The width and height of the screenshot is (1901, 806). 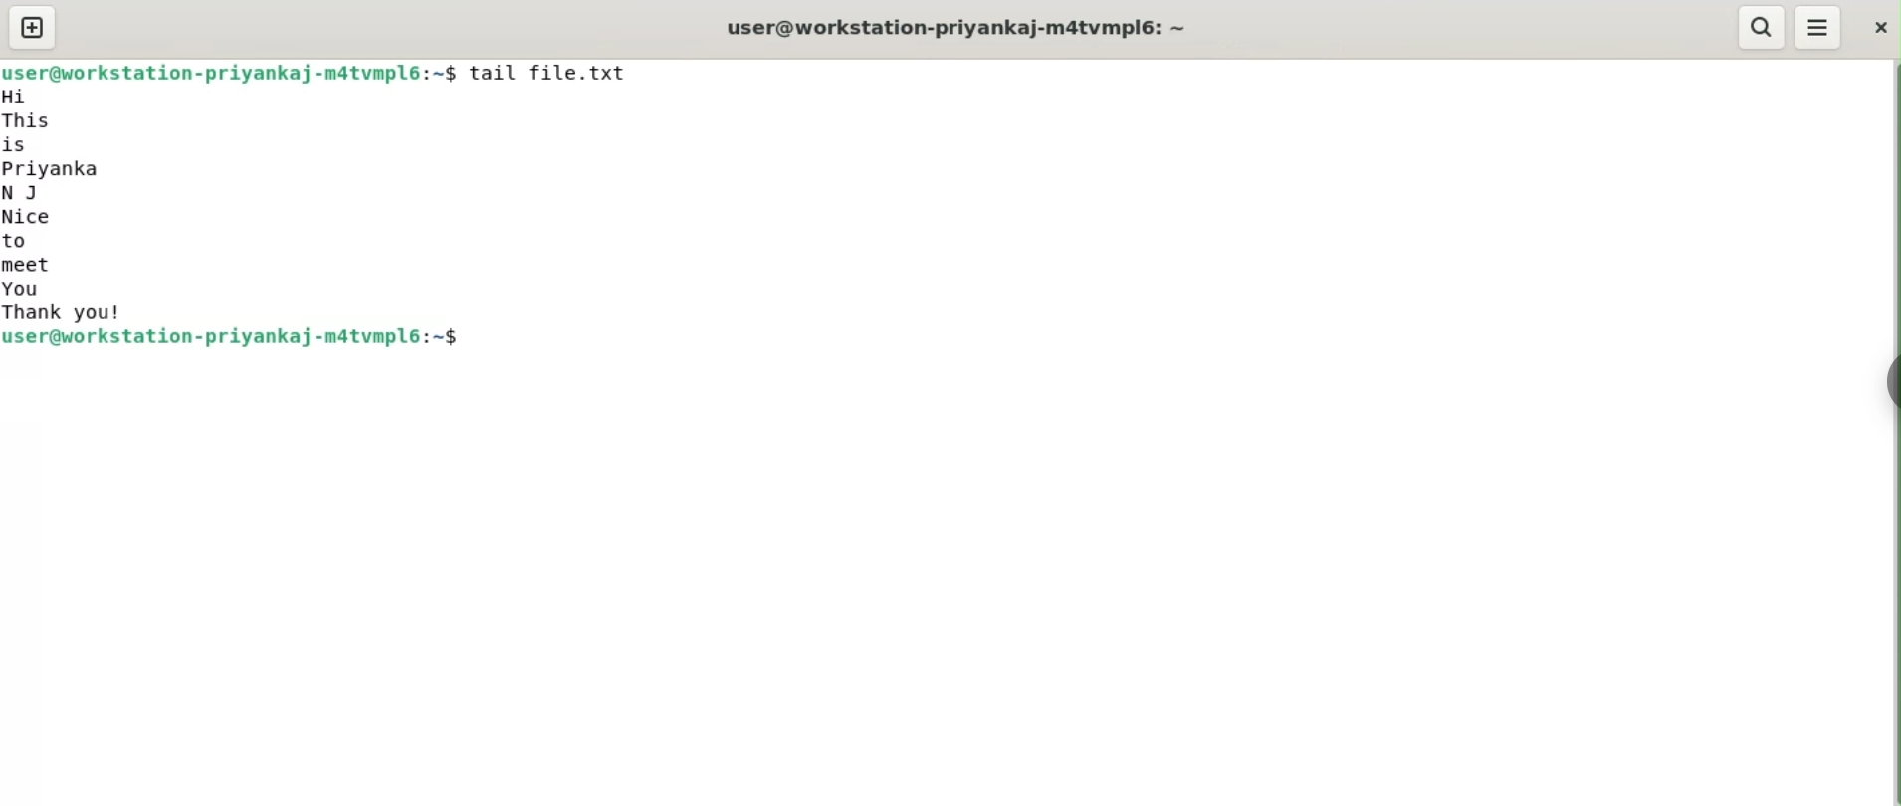 What do you see at coordinates (239, 342) in the screenshot?
I see ` shell prompt: user@workstation-shauryas-m4tnoozx:~$ ` at bounding box center [239, 342].